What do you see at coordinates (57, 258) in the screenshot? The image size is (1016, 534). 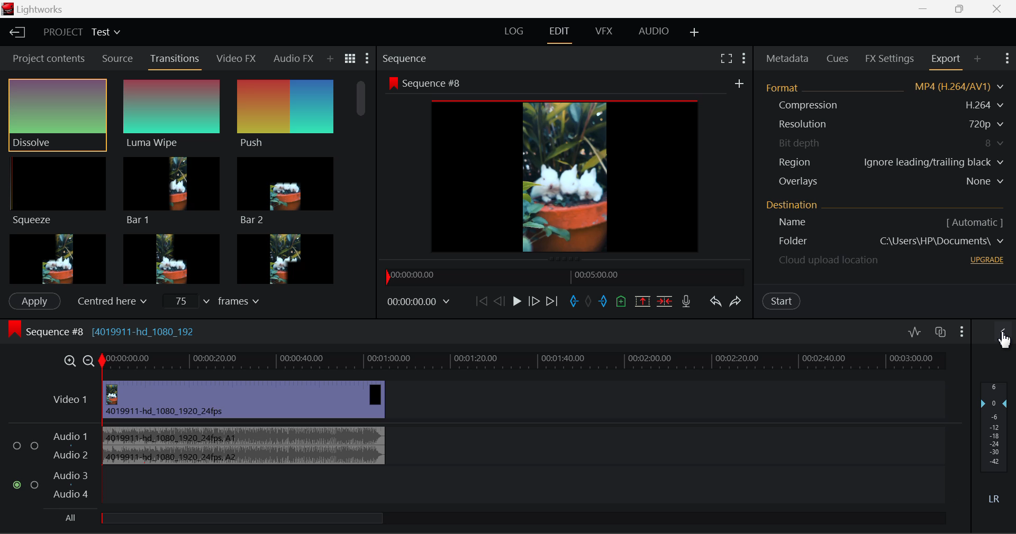 I see `Box 1` at bounding box center [57, 258].